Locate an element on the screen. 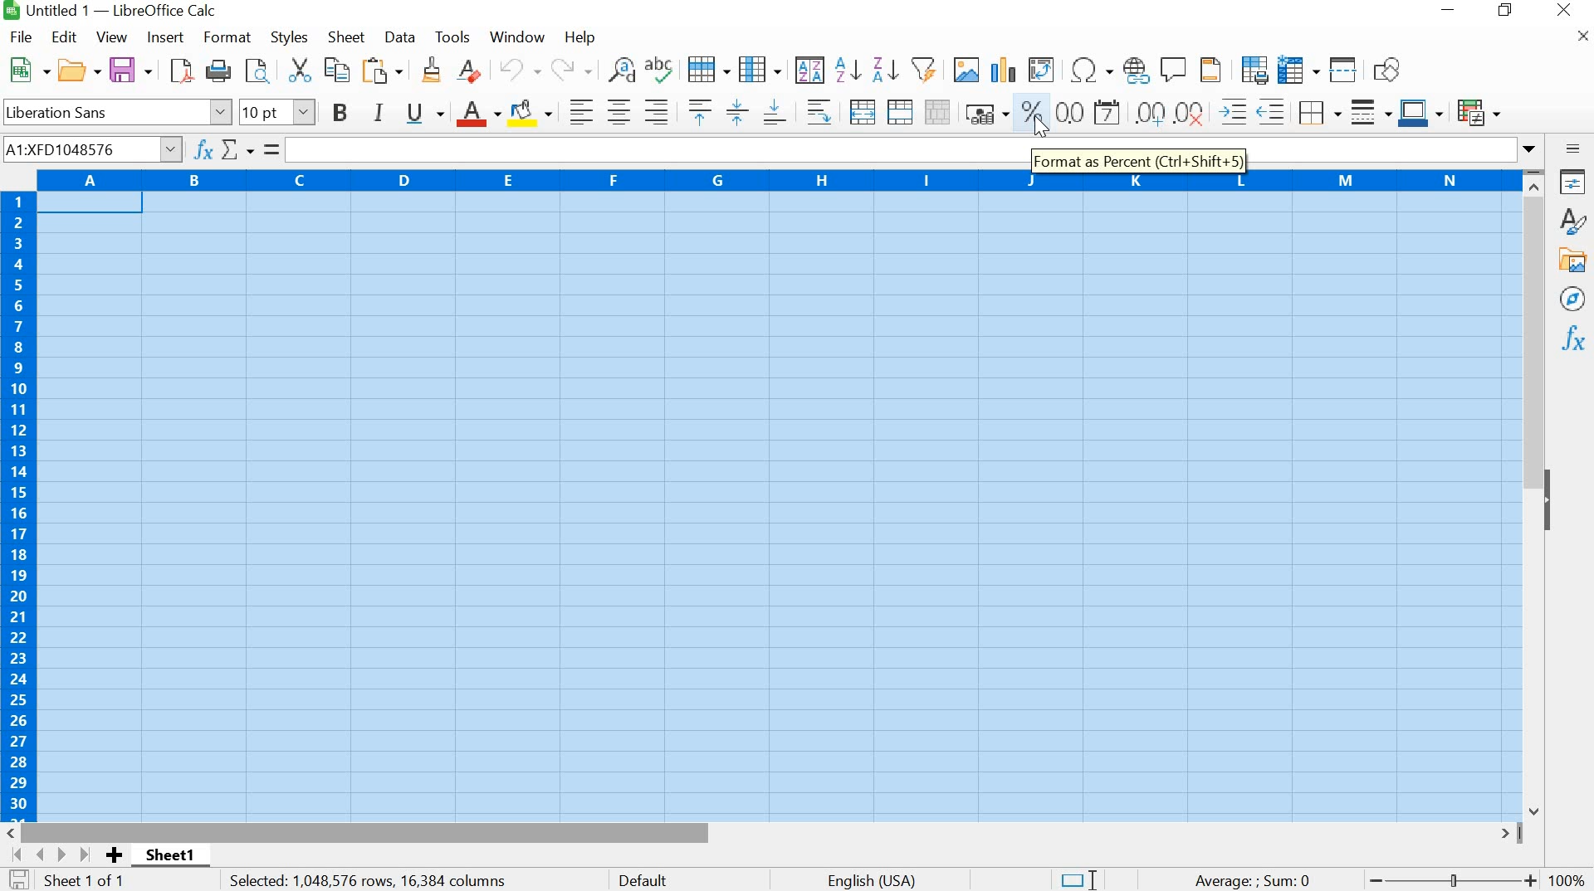 This screenshot has width=1594, height=891. Show Draw Function is located at coordinates (1386, 70).